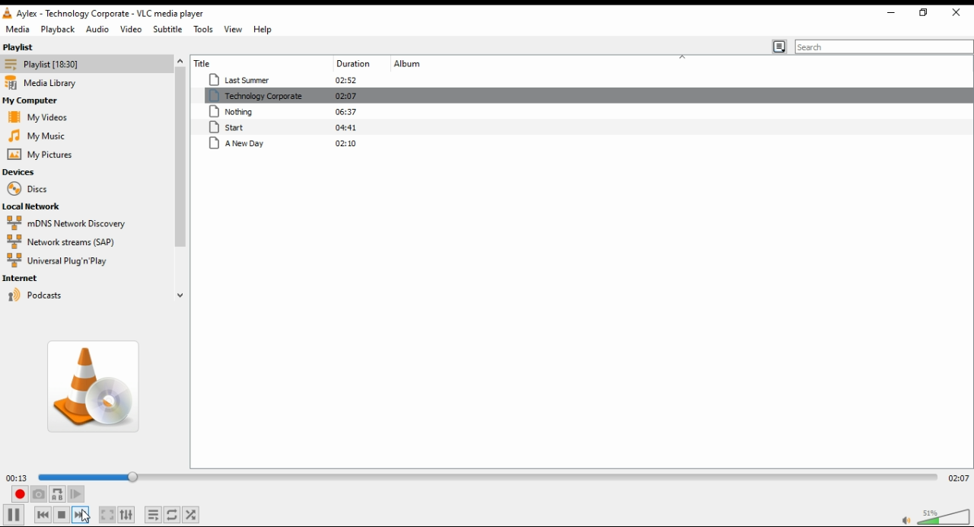 The width and height of the screenshot is (974, 527). Describe the element at coordinates (37, 155) in the screenshot. I see `my pictures` at that location.